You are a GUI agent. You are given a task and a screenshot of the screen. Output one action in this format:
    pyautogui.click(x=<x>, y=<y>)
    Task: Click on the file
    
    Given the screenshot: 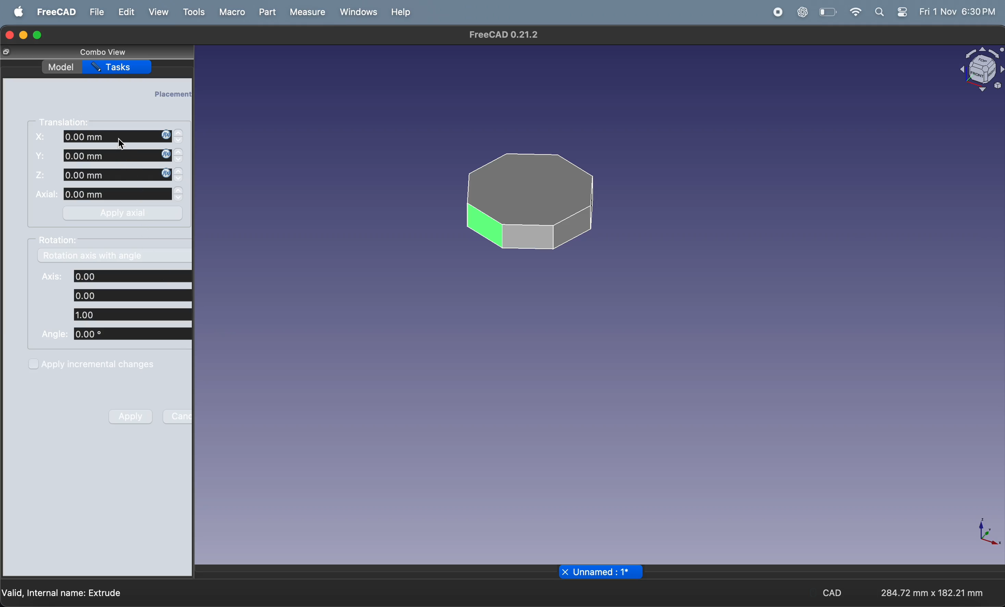 What is the action you would take?
    pyautogui.click(x=96, y=12)
    